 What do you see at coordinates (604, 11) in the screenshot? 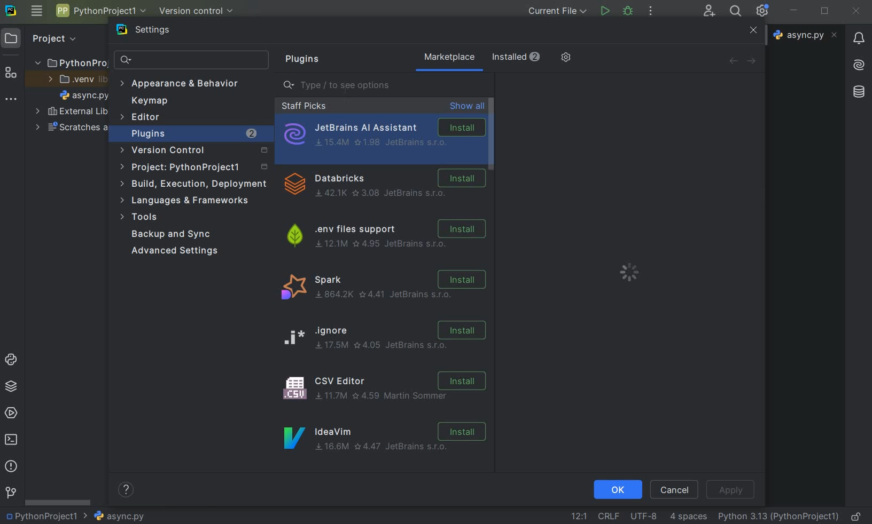
I see `run` at bounding box center [604, 11].